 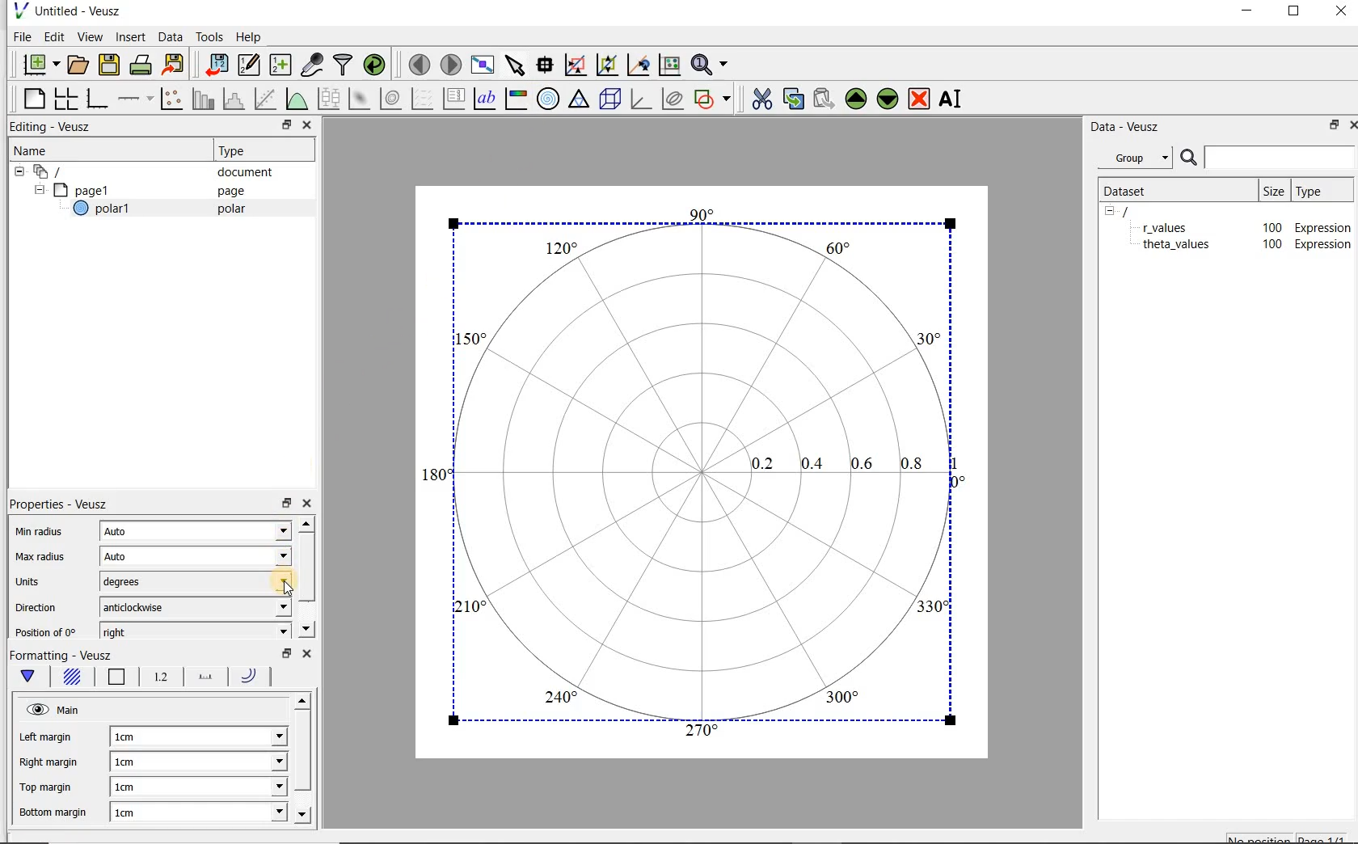 I want to click on Document widget, so click(x=76, y=171).